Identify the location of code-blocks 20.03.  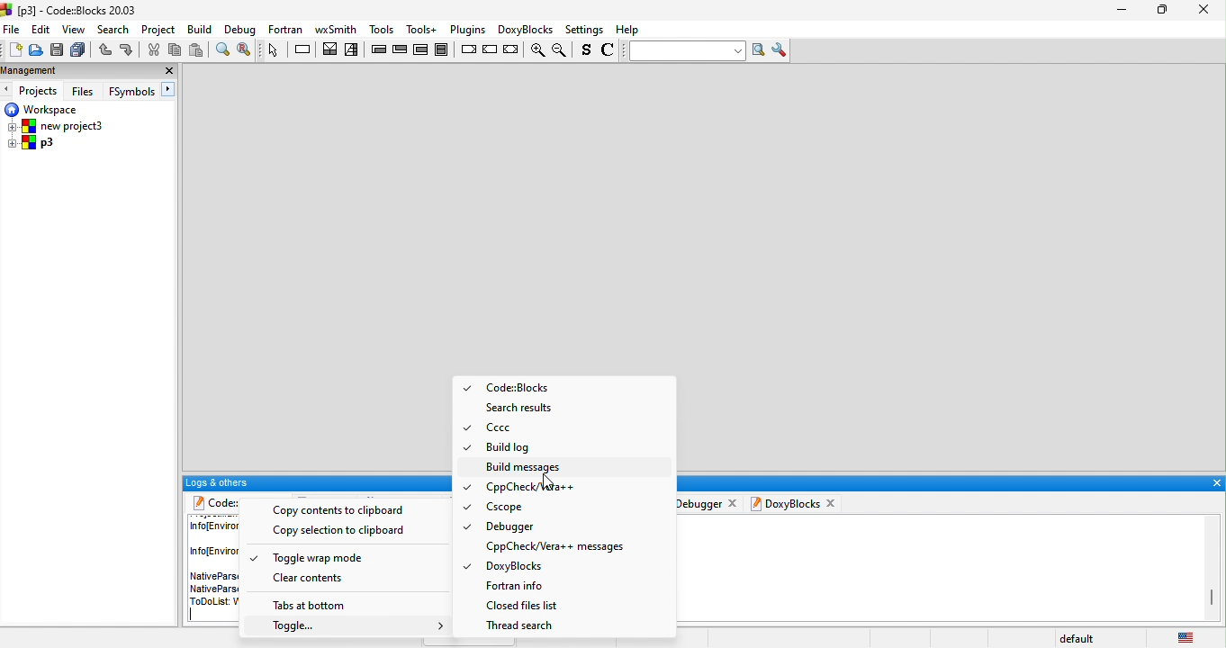
(70, 9).